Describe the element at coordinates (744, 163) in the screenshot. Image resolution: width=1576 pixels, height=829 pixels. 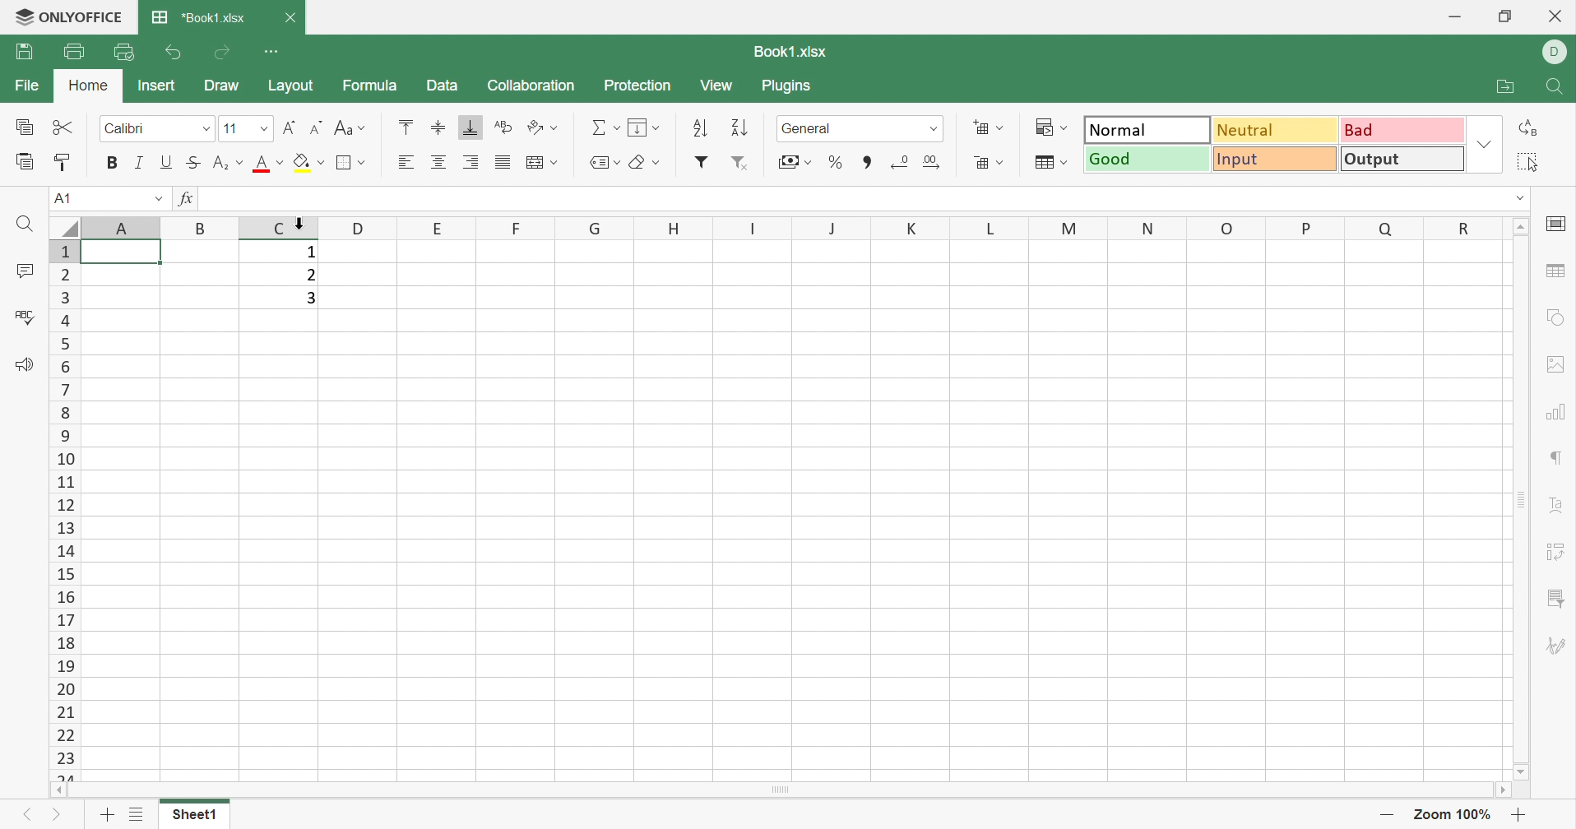
I see `Remove filter` at that location.